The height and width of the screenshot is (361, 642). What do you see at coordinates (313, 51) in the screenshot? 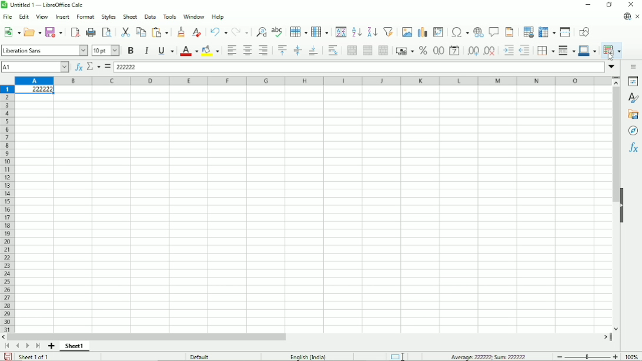
I see `Align bottom` at bounding box center [313, 51].